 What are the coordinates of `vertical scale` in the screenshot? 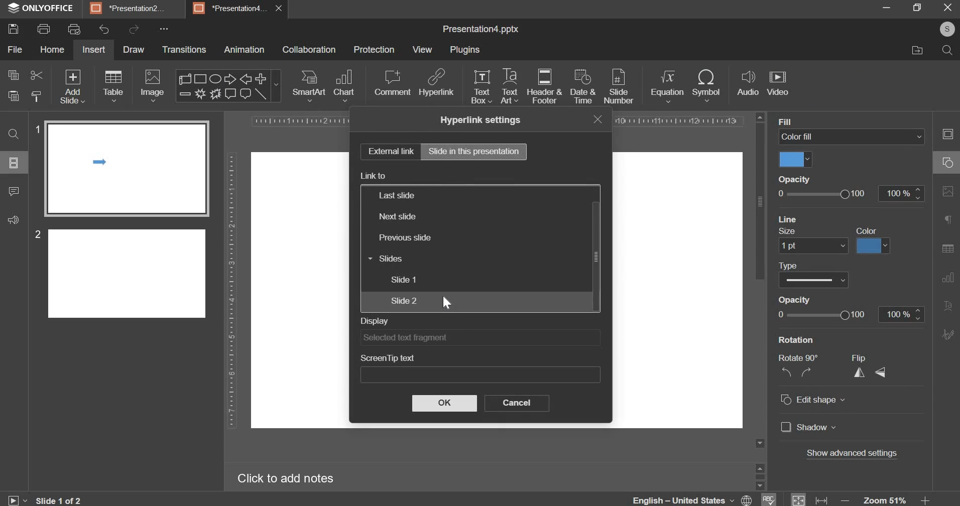 It's located at (228, 292).